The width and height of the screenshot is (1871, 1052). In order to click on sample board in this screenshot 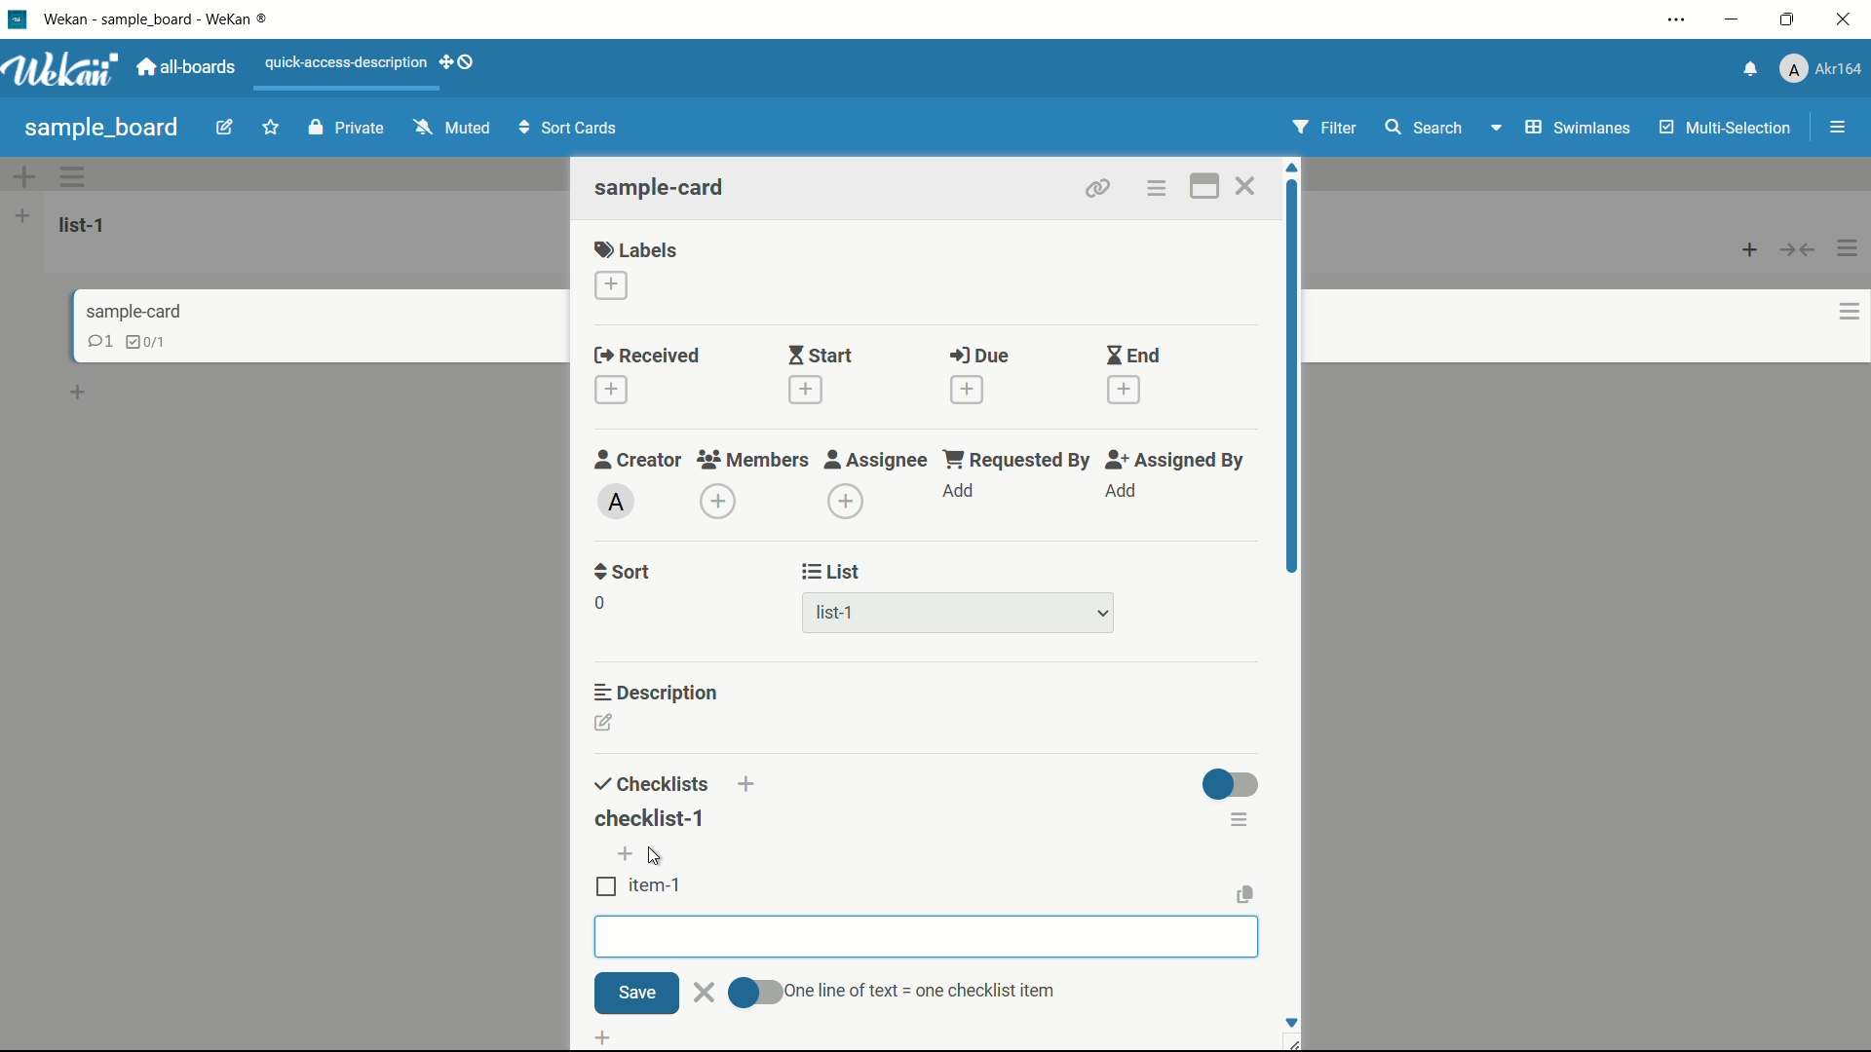, I will do `click(100, 127)`.